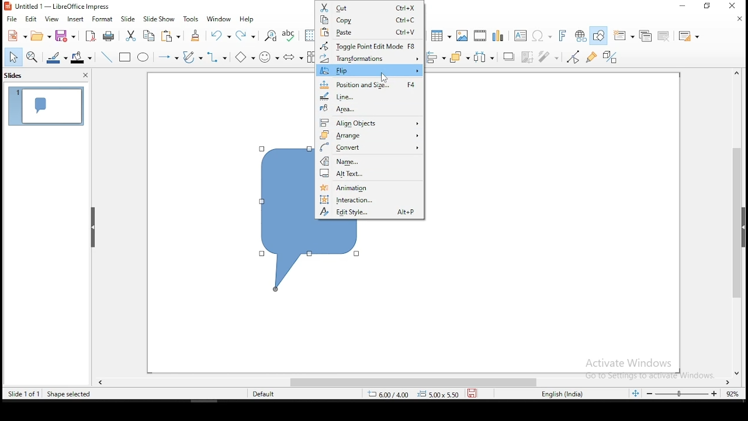  What do you see at coordinates (600, 36) in the screenshot?
I see `show draw functions` at bounding box center [600, 36].